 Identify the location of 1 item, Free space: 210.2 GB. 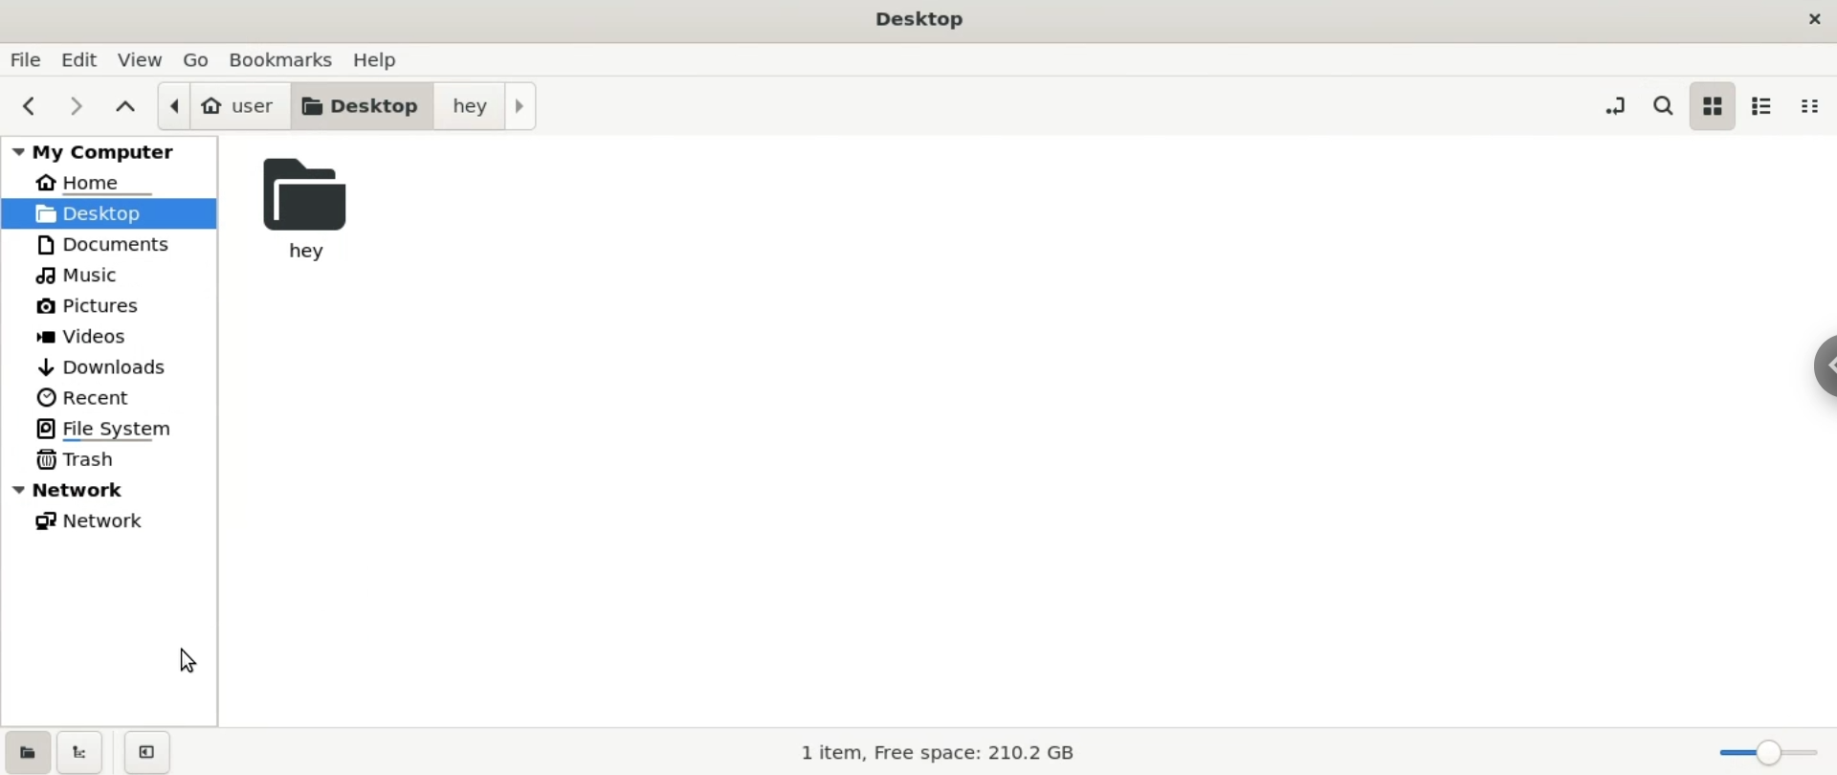
(940, 752).